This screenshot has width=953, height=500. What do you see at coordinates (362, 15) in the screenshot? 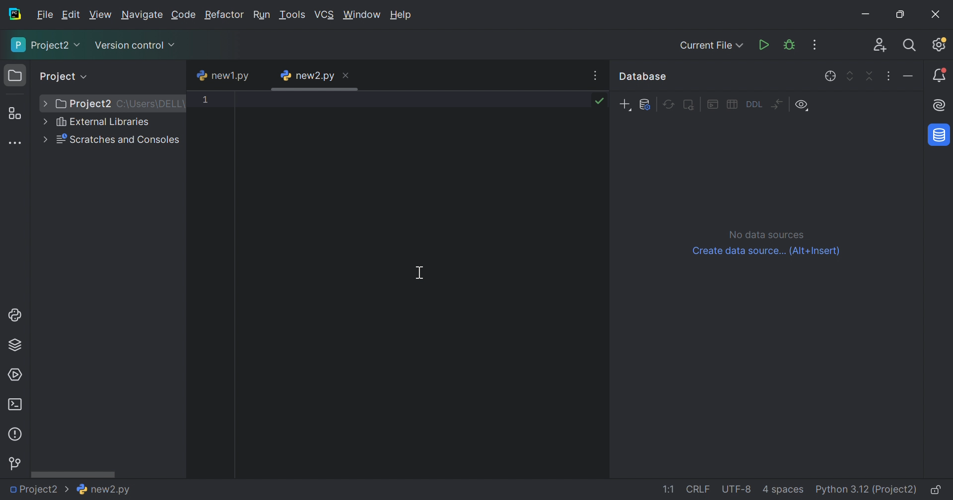
I see `Windows` at bounding box center [362, 15].